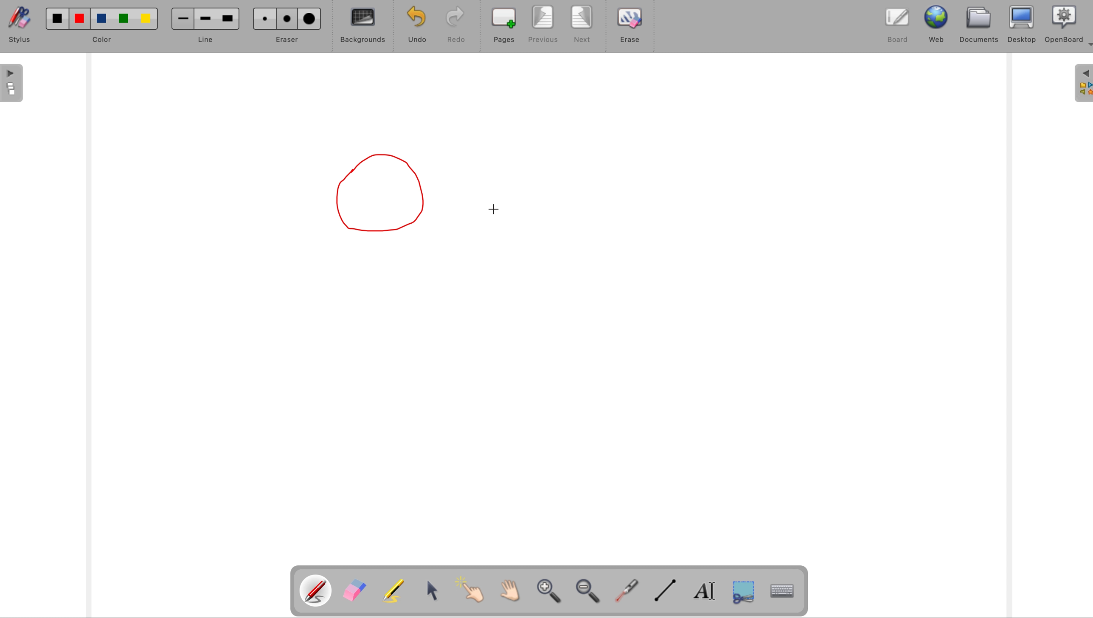 The image size is (1093, 618). Describe the element at coordinates (456, 25) in the screenshot. I see `redo` at that location.